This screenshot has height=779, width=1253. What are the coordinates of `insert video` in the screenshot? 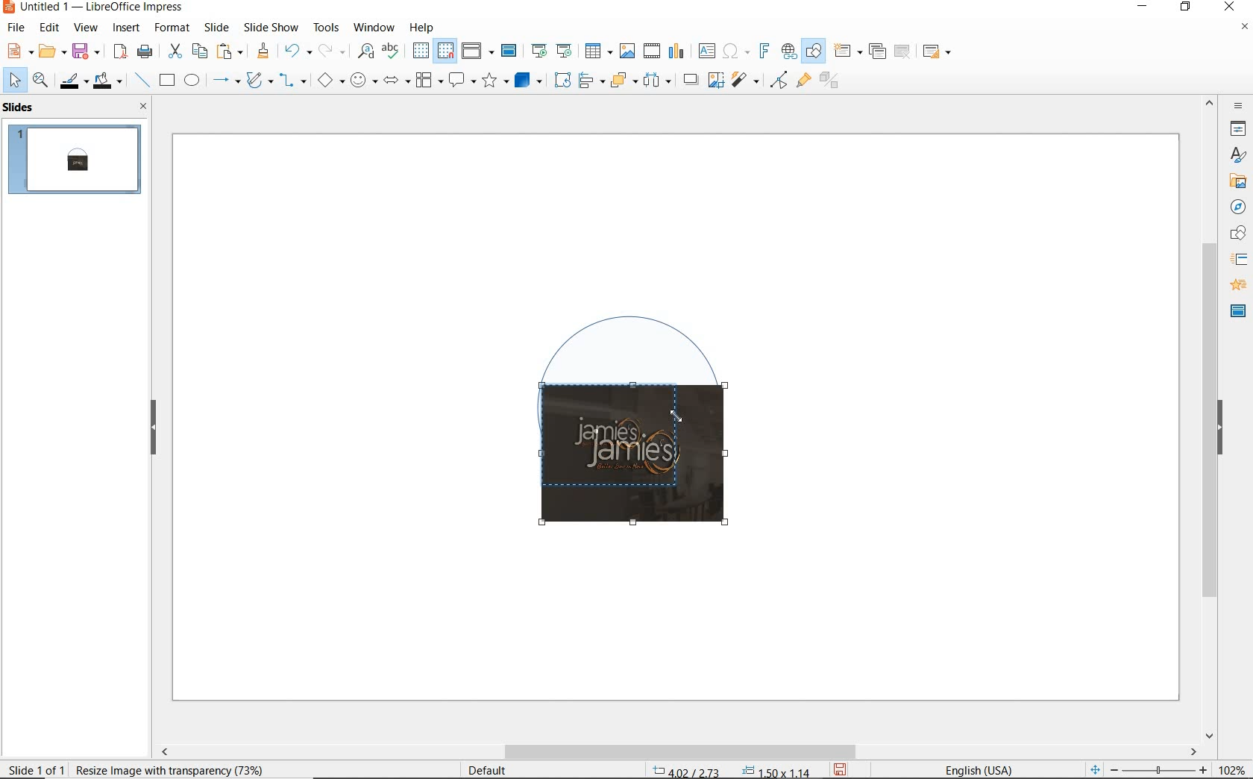 It's located at (650, 50).